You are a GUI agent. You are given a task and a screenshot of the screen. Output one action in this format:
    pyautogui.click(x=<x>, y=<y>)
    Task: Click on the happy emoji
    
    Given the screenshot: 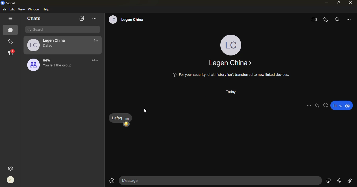 What is the action you would take?
    pyautogui.click(x=127, y=124)
    